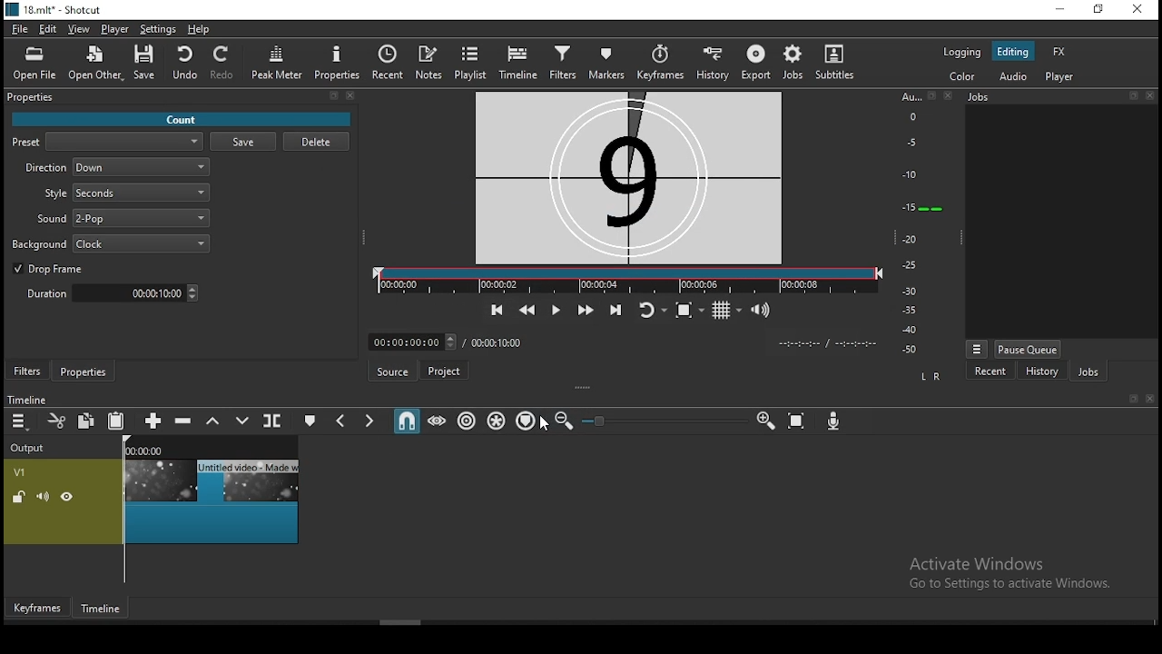 The height and width of the screenshot is (654, 1162). Describe the element at coordinates (161, 29) in the screenshot. I see `settings` at that location.